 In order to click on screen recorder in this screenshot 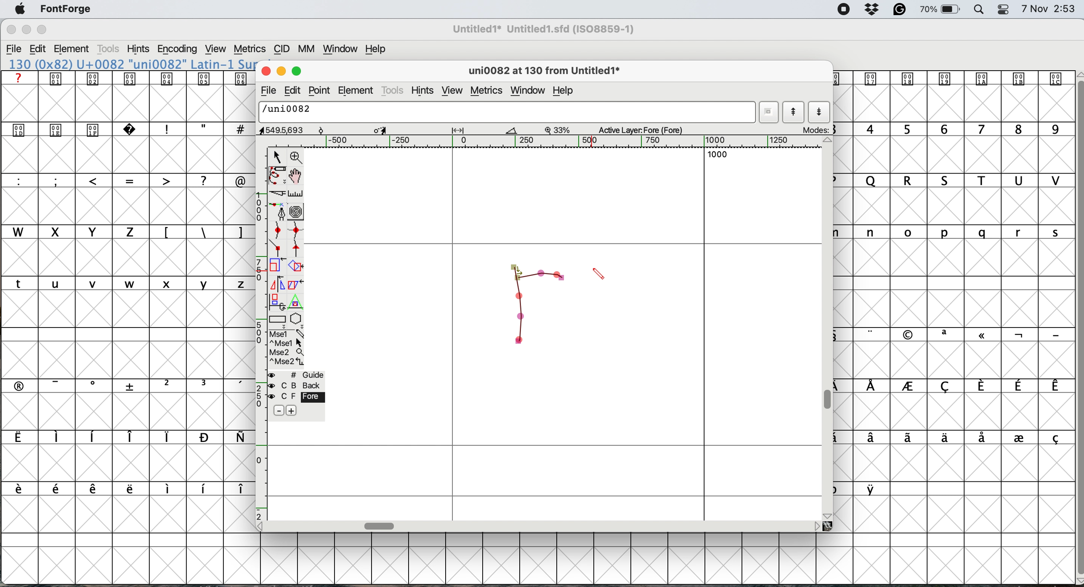, I will do `click(843, 11)`.